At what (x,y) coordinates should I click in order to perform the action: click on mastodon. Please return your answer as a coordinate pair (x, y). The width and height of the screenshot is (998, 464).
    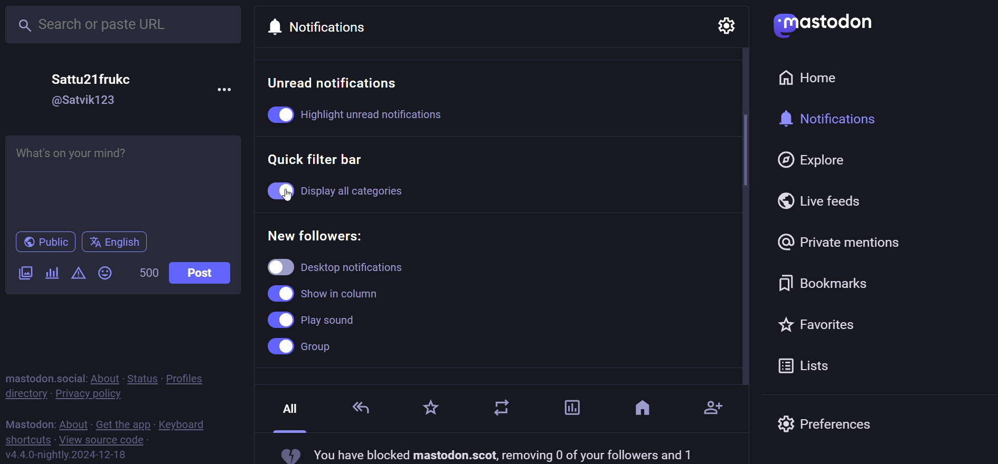
    Looking at the image, I should click on (822, 24).